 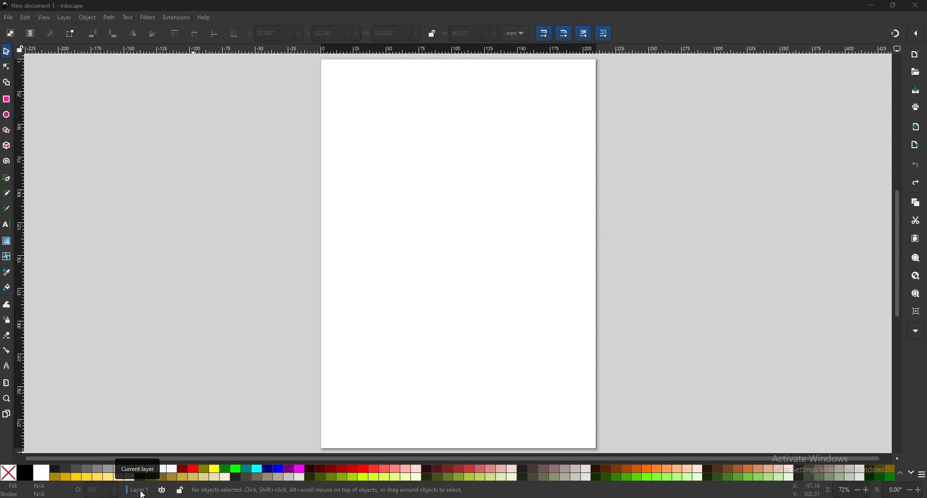 I want to click on enable snapping, so click(x=916, y=33).